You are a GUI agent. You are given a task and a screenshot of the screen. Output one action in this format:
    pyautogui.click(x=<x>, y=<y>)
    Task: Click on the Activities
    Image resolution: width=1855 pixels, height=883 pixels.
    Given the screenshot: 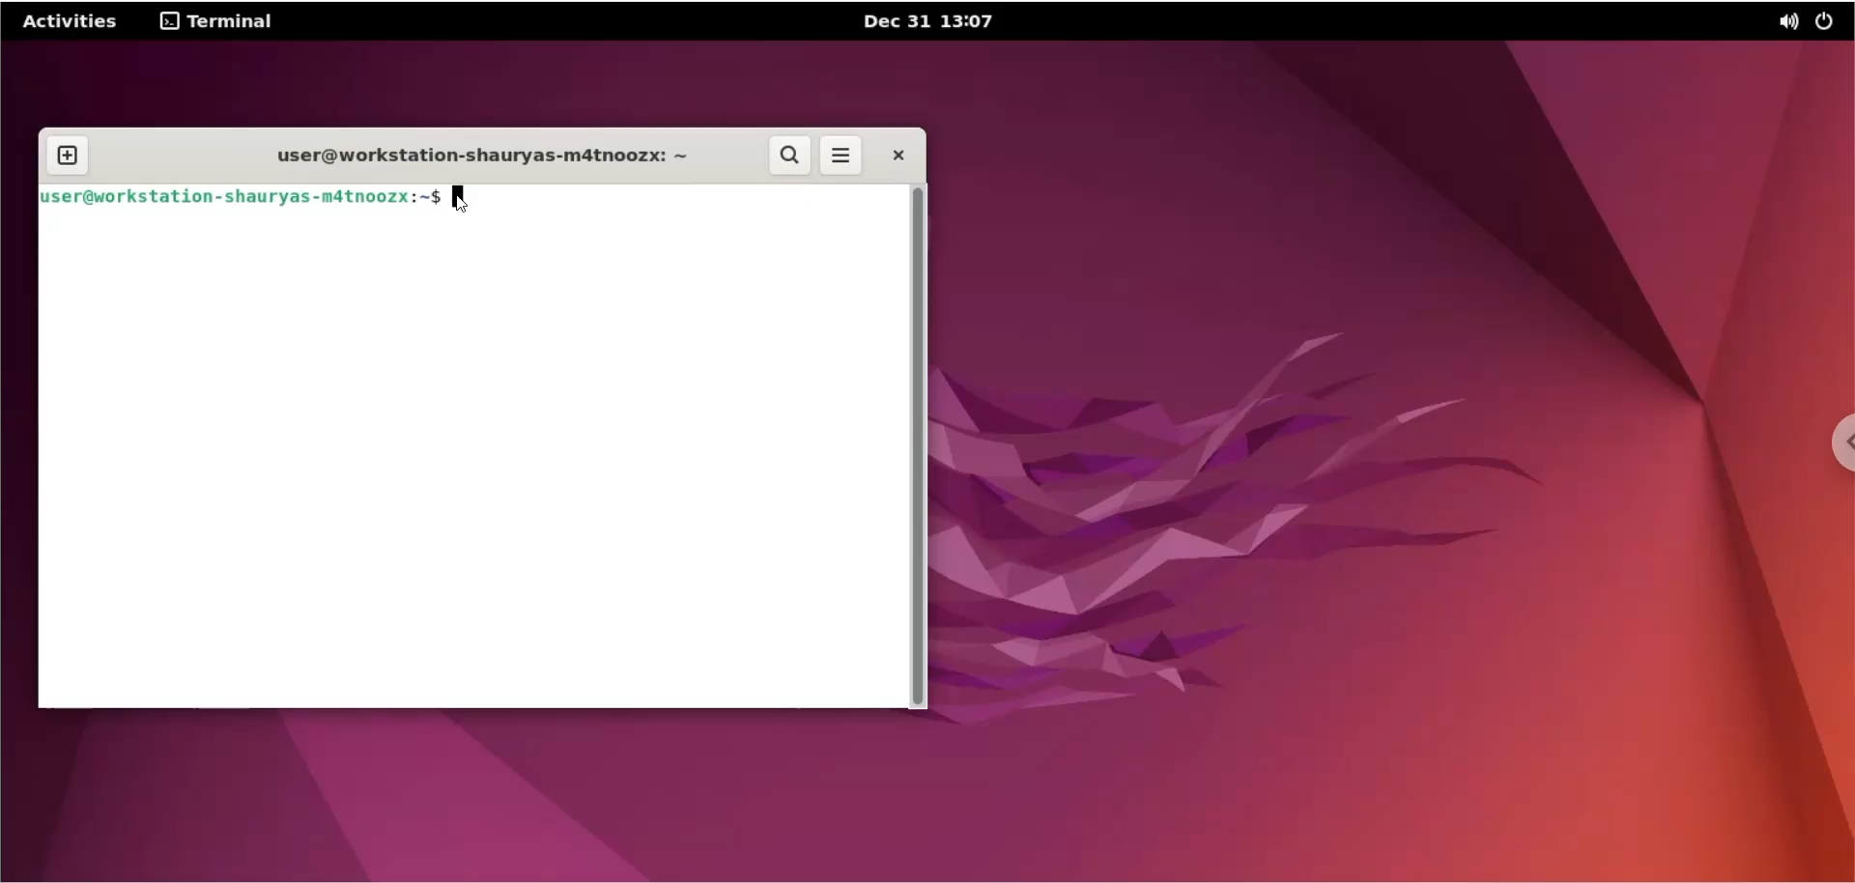 What is the action you would take?
    pyautogui.click(x=71, y=21)
    